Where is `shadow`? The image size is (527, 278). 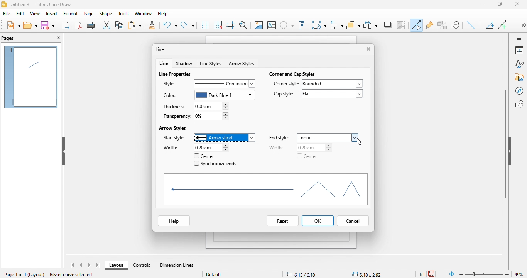 shadow is located at coordinates (185, 63).